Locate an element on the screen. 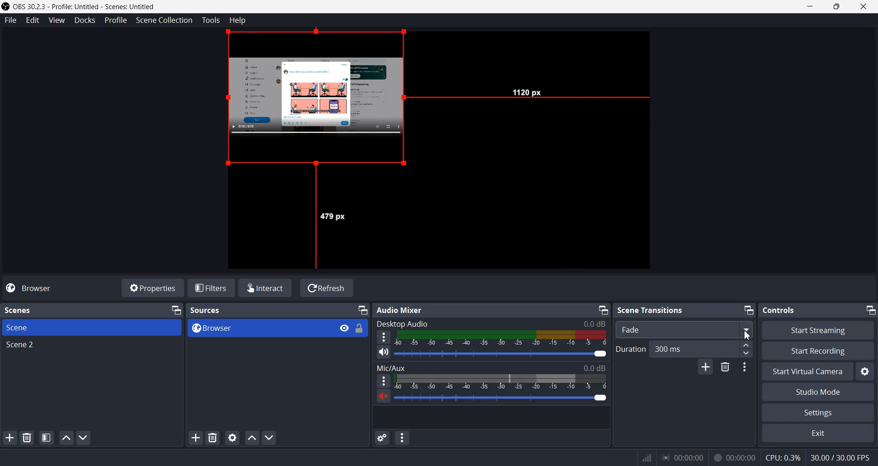 The height and width of the screenshot is (466, 878). Volume Indicator is located at coordinates (500, 382).